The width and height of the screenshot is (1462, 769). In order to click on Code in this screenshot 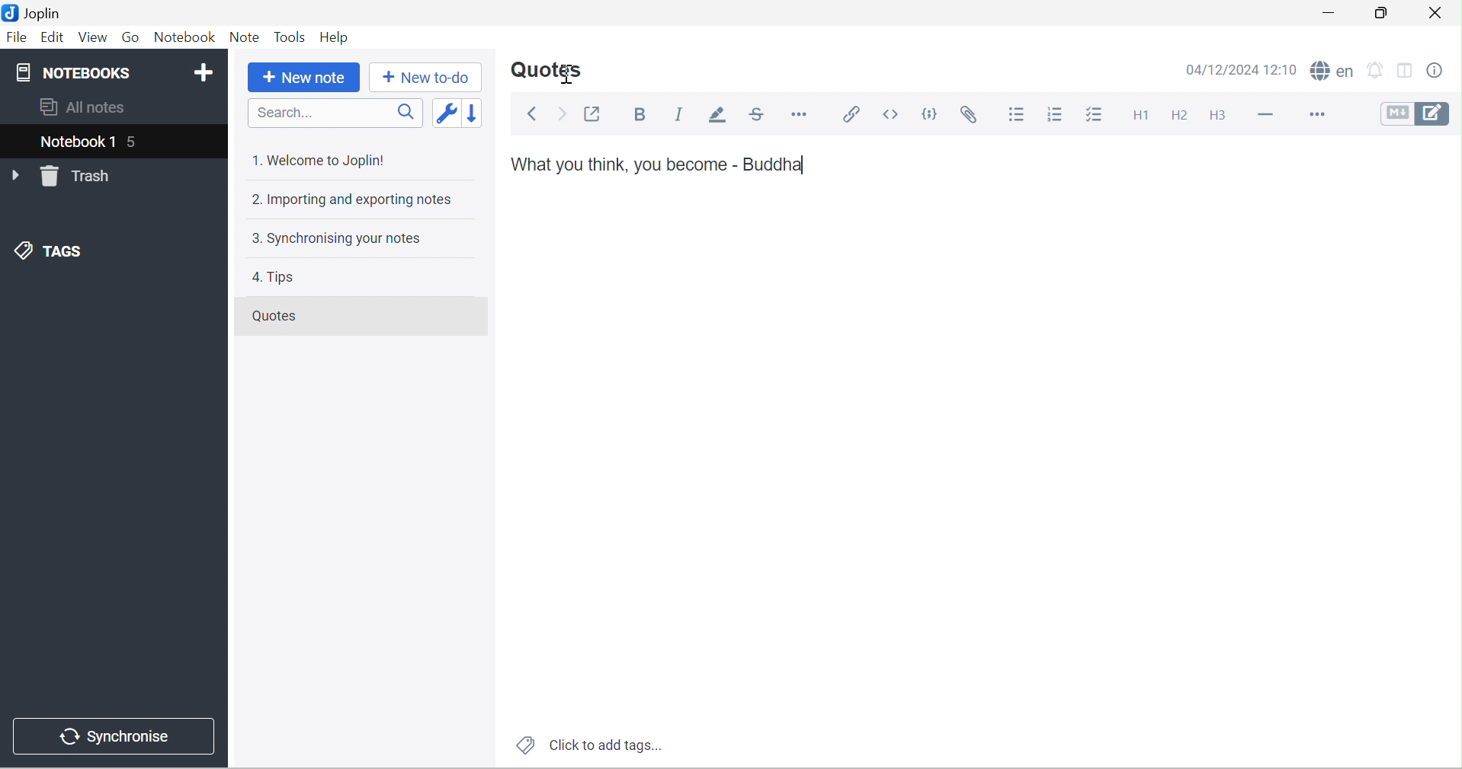, I will do `click(930, 111)`.